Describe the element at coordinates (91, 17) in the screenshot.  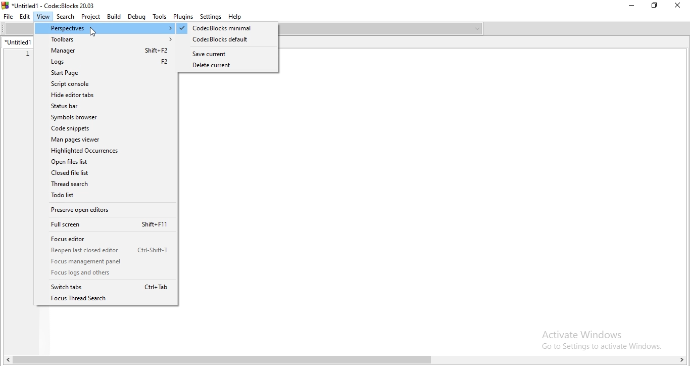
I see `Project ` at that location.